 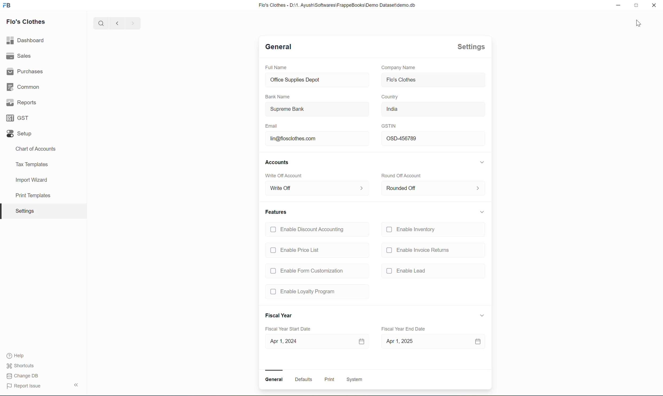 What do you see at coordinates (288, 328) in the screenshot?
I see `Fiscal Year Start Date` at bounding box center [288, 328].